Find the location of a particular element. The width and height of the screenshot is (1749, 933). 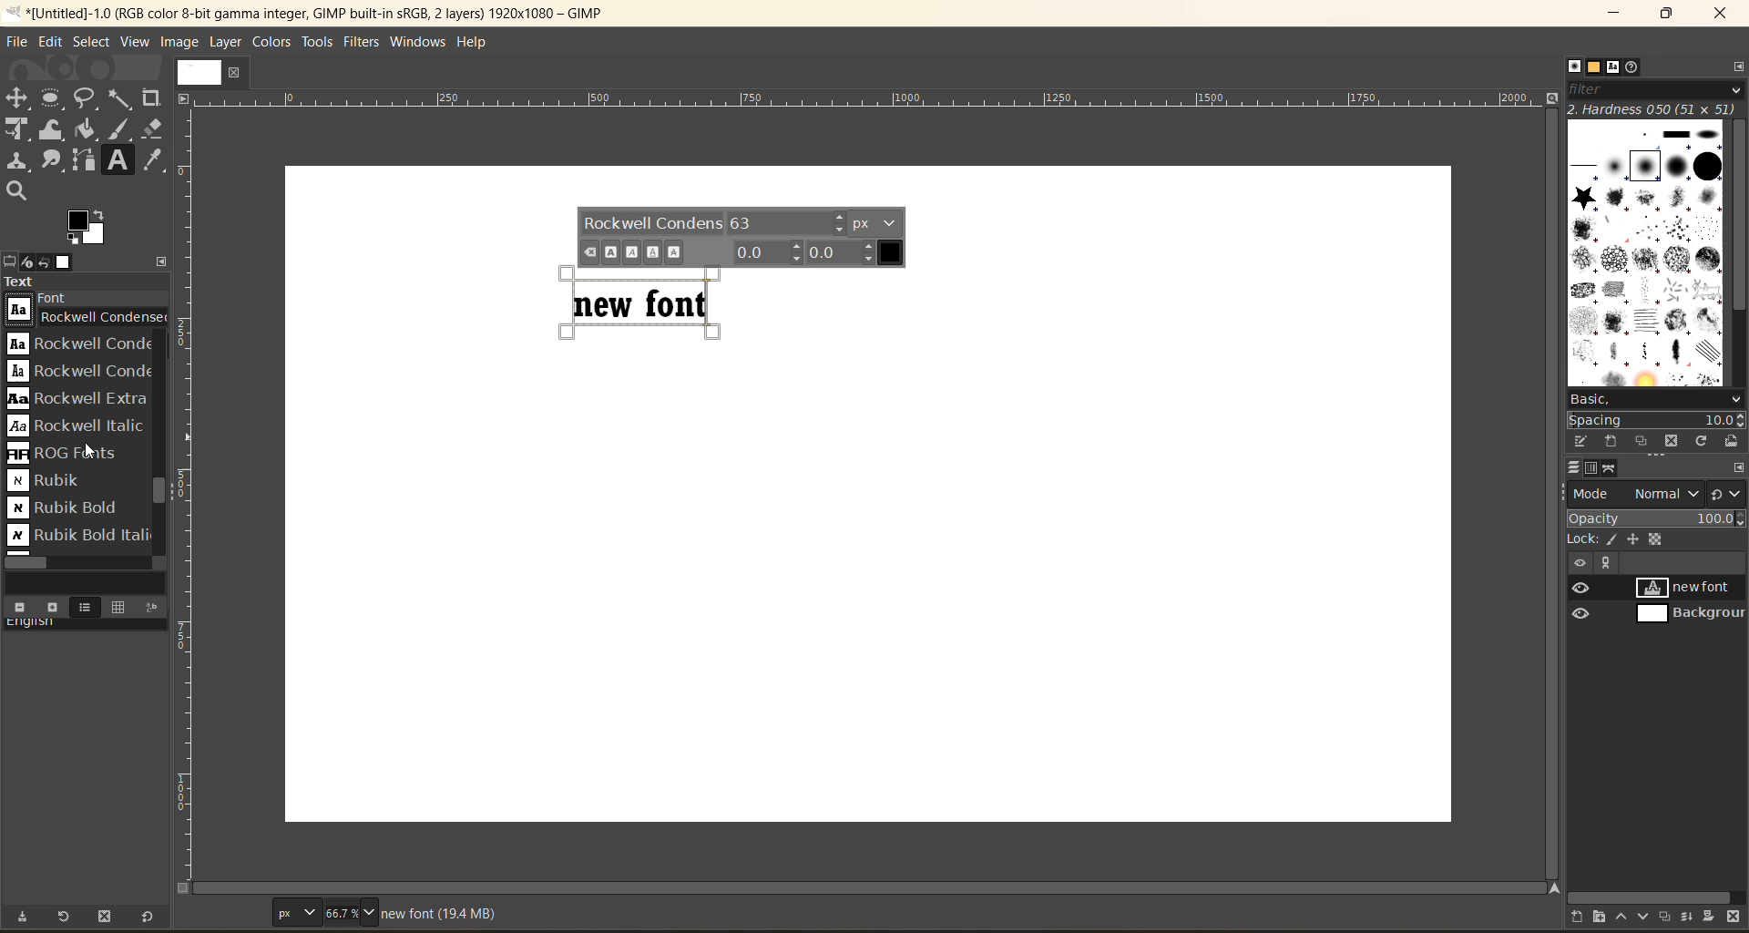

filter is located at coordinates (1658, 88).